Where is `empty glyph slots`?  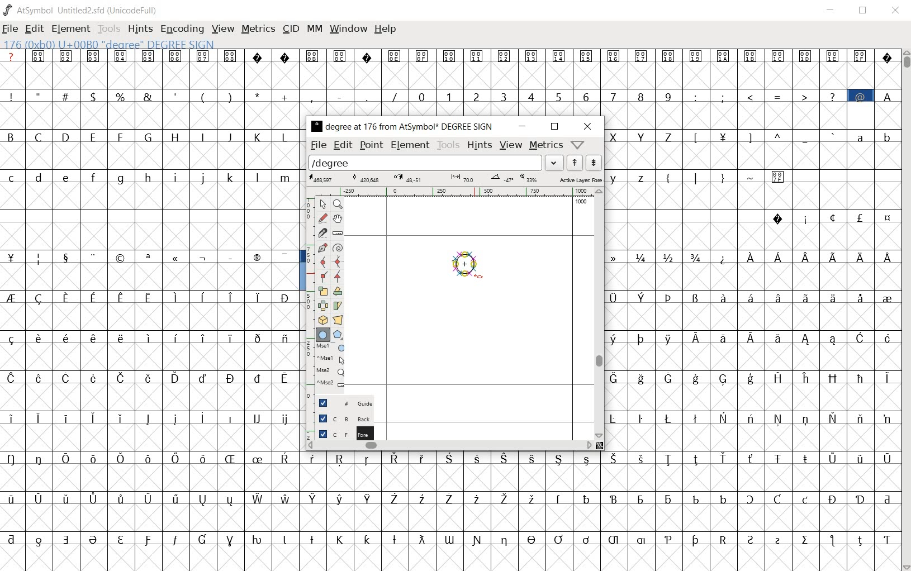
empty glyph slots is located at coordinates (751, 197).